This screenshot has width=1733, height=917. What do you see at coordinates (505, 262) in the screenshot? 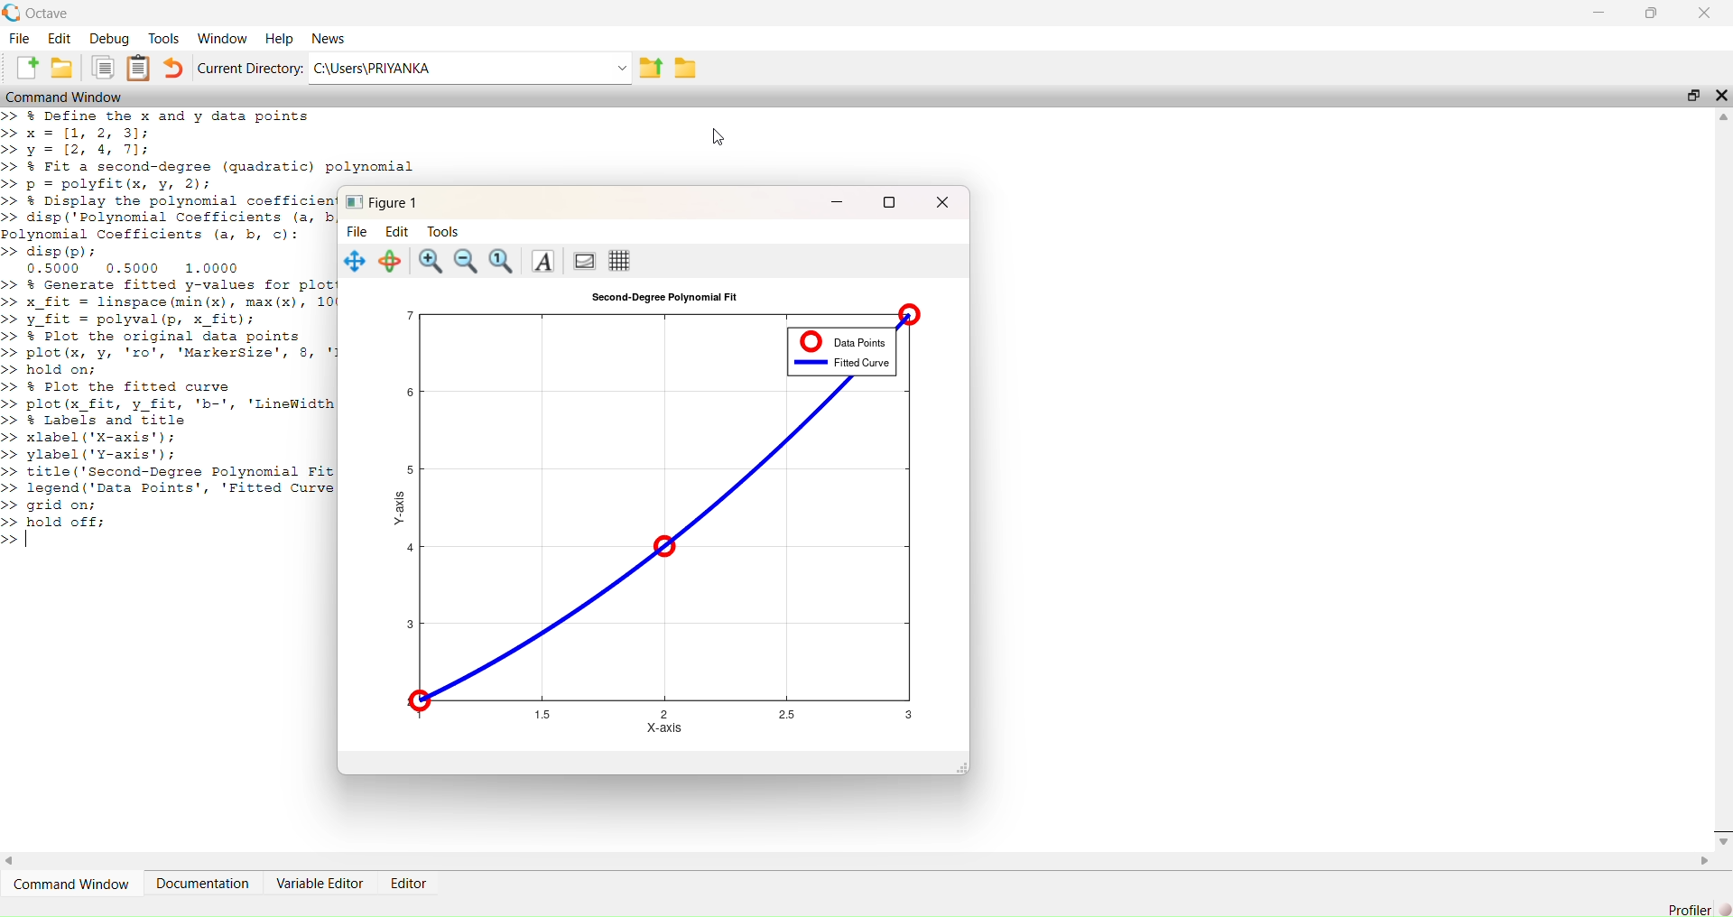
I see `Automatic limits for current axes` at bounding box center [505, 262].